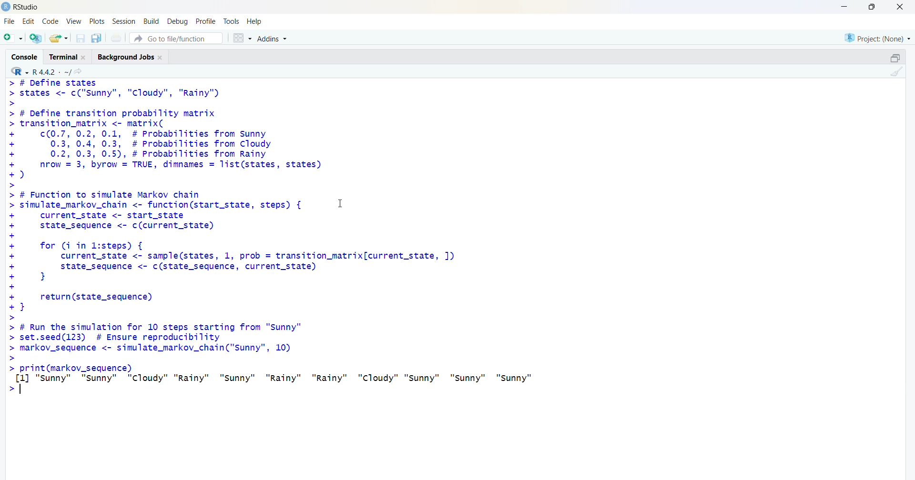 Image resolution: width=915 pixels, height=480 pixels. Describe the element at coordinates (98, 20) in the screenshot. I see `plots` at that location.